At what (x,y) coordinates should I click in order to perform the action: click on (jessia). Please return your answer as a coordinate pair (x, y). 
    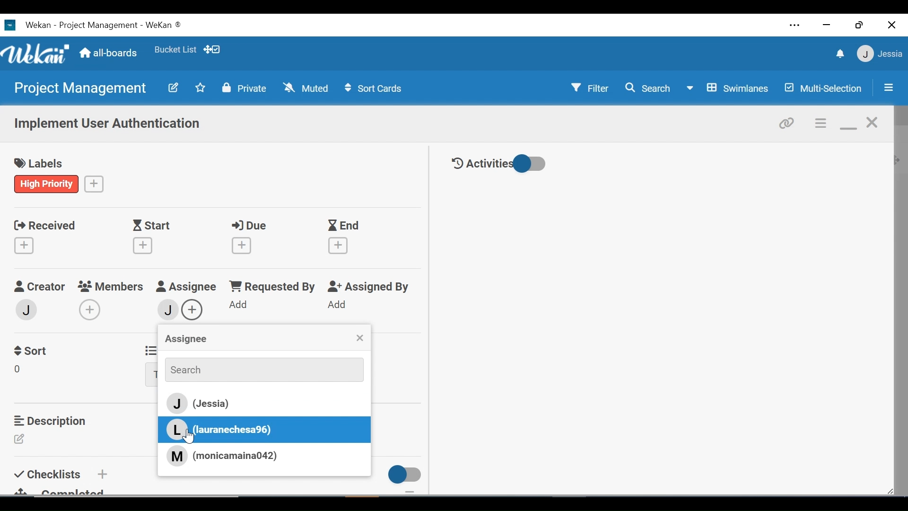
    Looking at the image, I should click on (262, 404).